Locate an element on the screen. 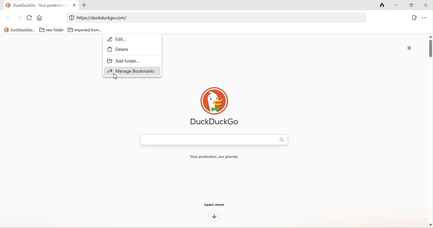 Image resolution: width=433 pixels, height=228 pixels. add folder is located at coordinates (123, 61).